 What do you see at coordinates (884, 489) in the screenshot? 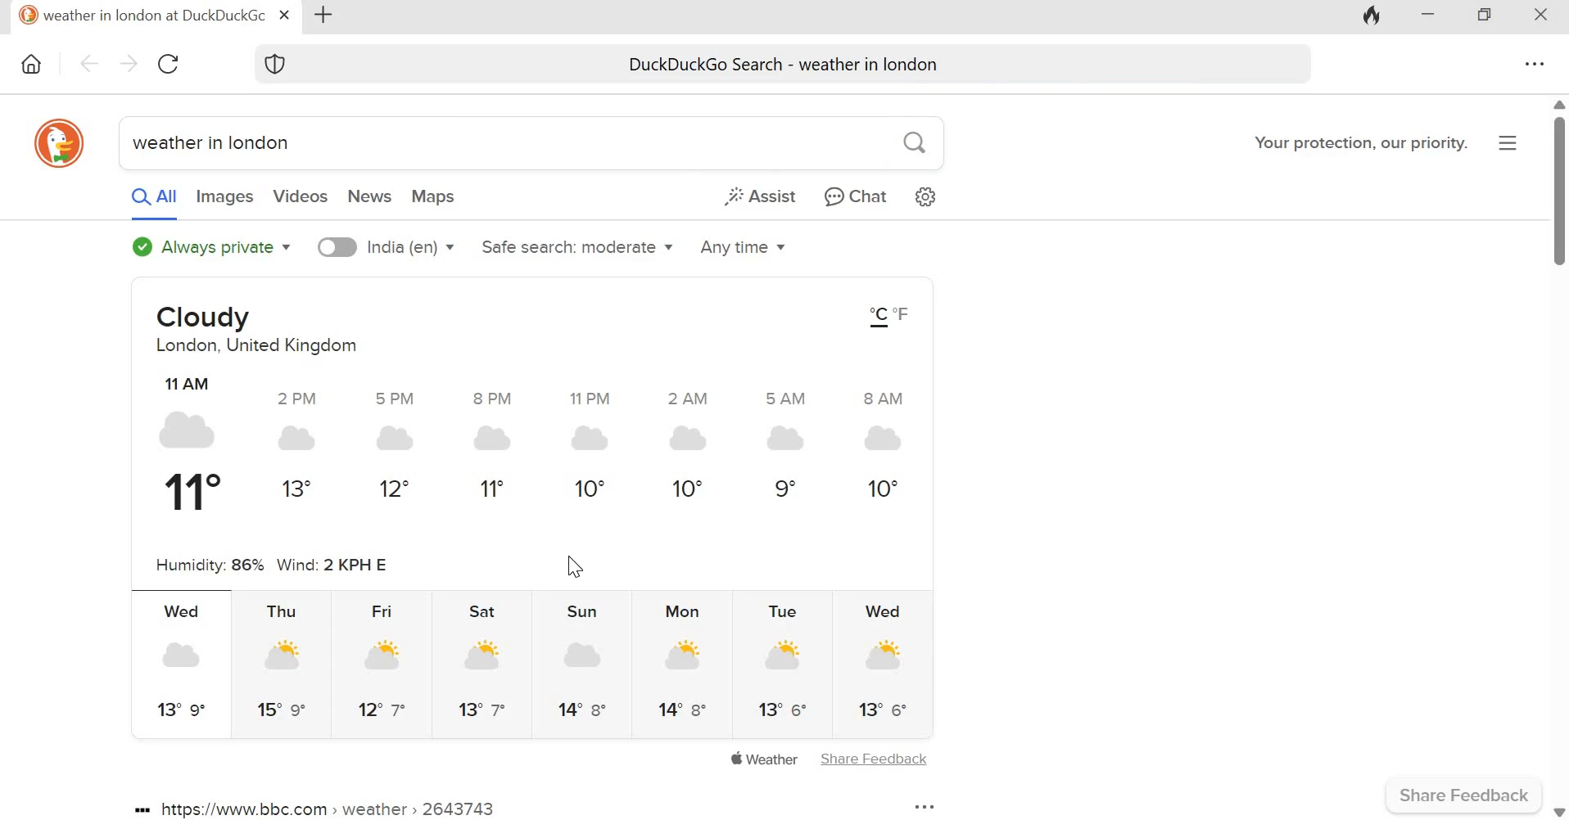
I see `10°` at bounding box center [884, 489].